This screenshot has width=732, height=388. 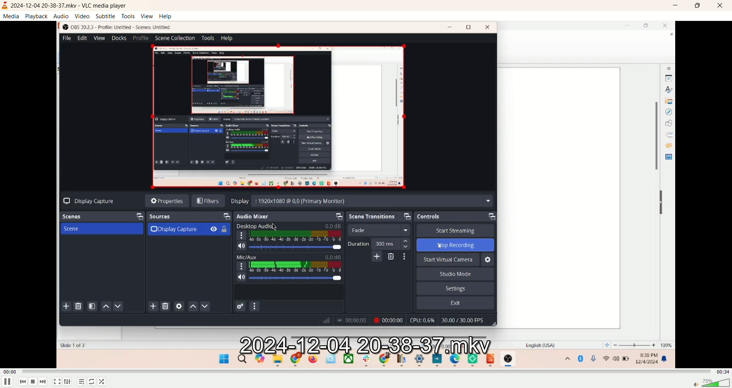 What do you see at coordinates (723, 372) in the screenshot?
I see `time left` at bounding box center [723, 372].